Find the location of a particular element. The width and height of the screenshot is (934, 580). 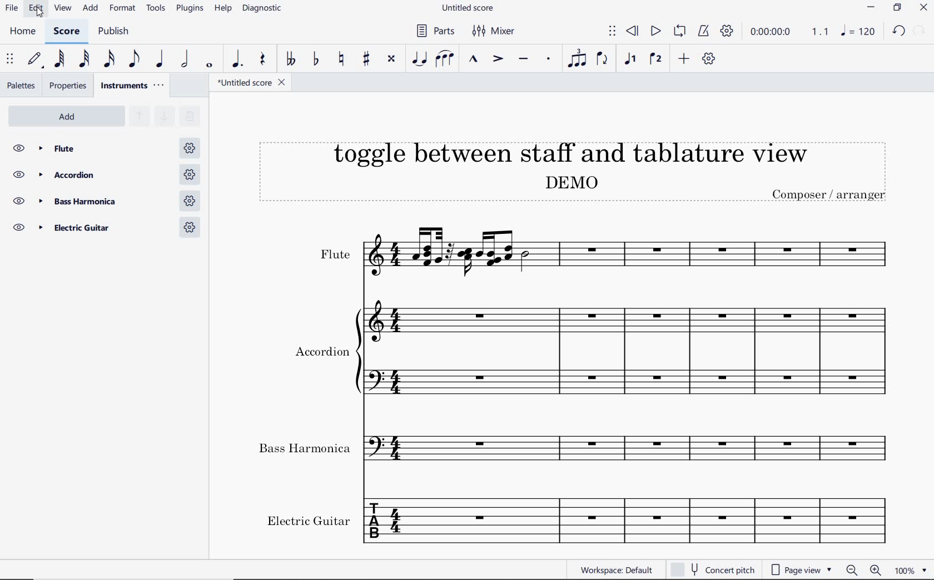

tuplet is located at coordinates (578, 59).